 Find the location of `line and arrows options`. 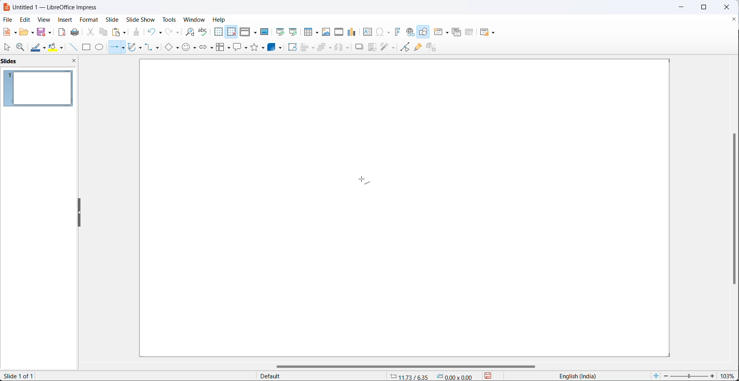

line and arrows options is located at coordinates (124, 48).